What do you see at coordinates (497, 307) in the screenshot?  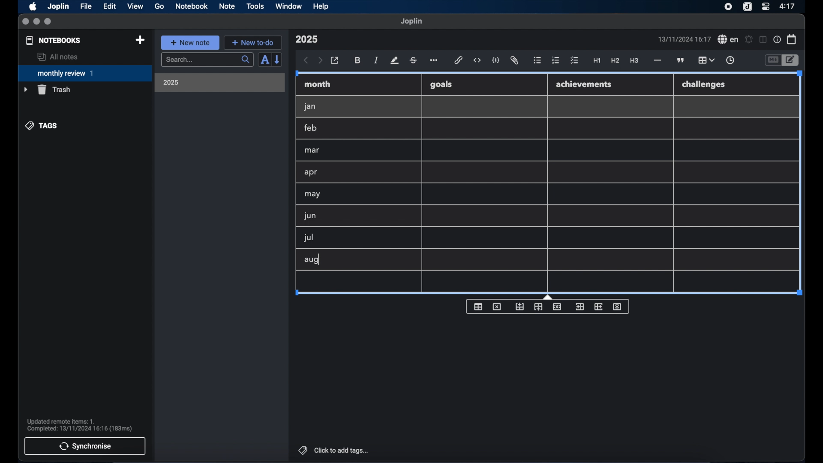 I see `delete table` at bounding box center [497, 307].